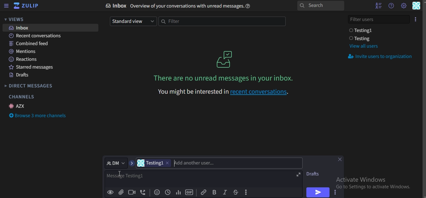  Describe the element at coordinates (155, 163) in the screenshot. I see `testing1` at that location.